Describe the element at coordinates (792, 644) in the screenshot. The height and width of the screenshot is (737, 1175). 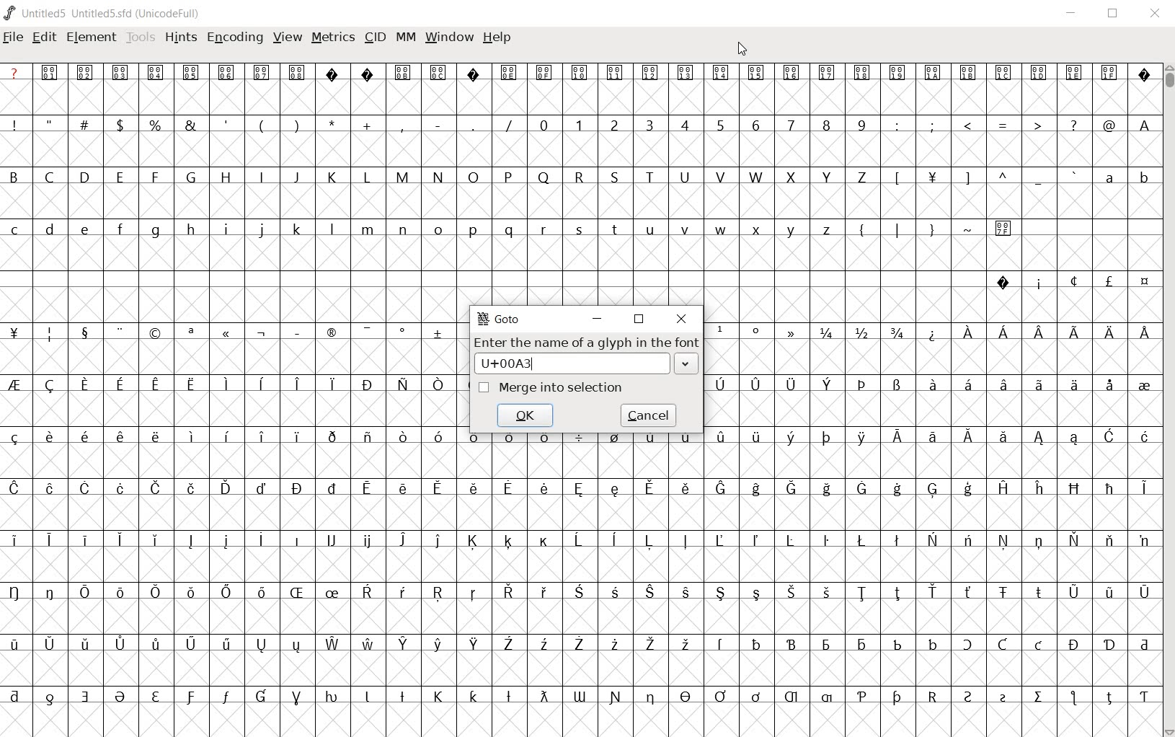
I see `Symbol` at that location.